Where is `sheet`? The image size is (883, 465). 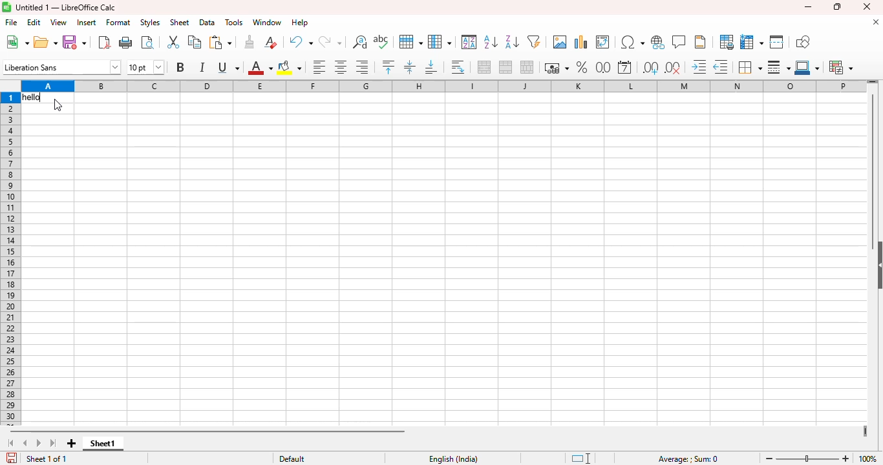
sheet is located at coordinates (180, 22).